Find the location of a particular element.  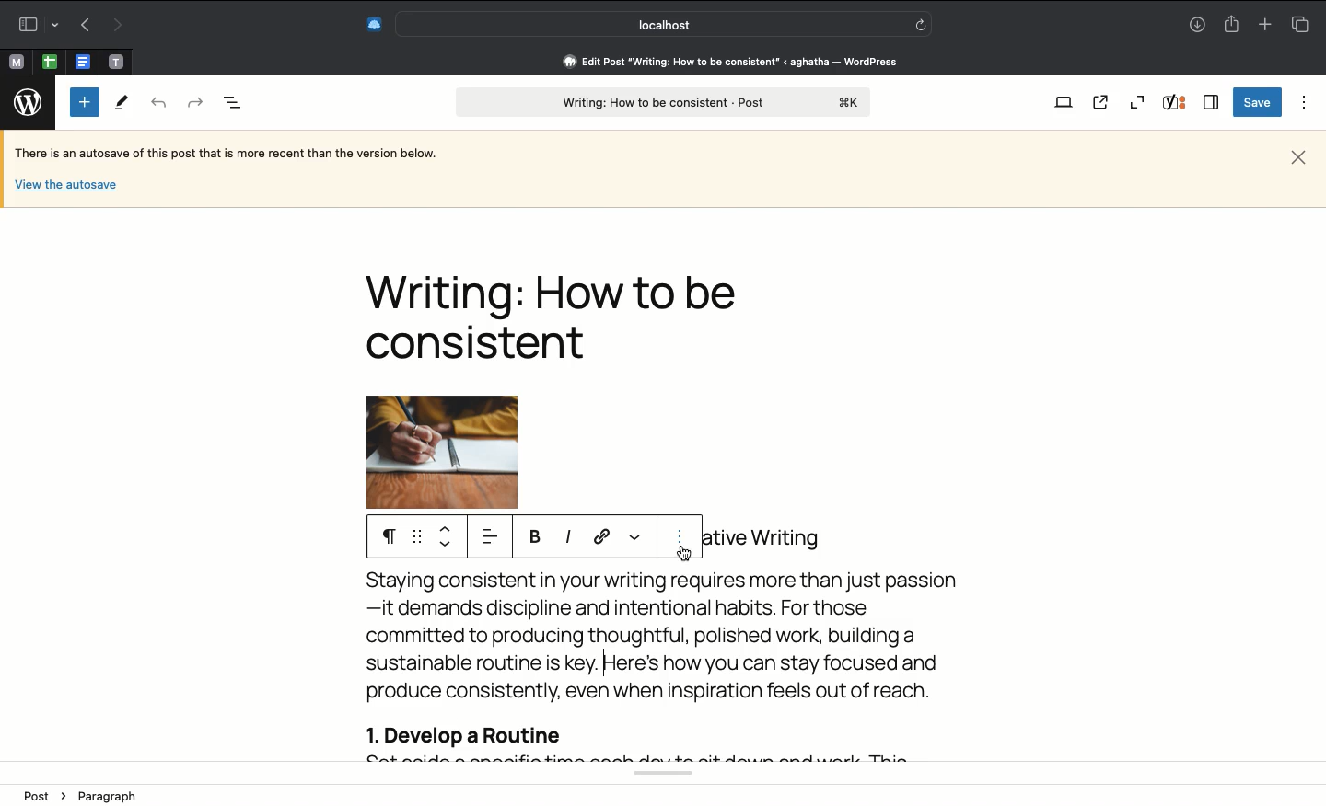

Extensions is located at coordinates (373, 22).